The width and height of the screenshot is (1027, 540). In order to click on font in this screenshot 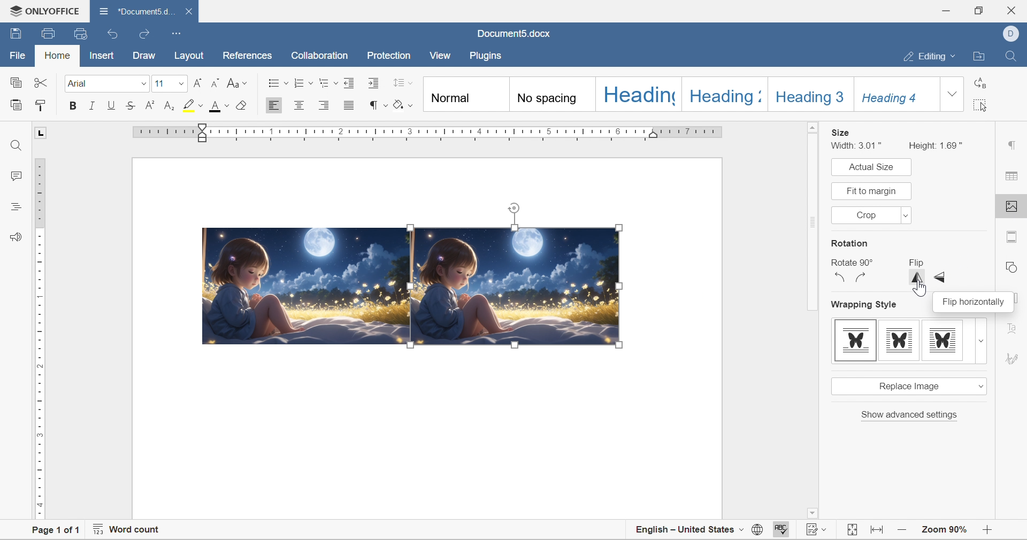, I will do `click(80, 83)`.